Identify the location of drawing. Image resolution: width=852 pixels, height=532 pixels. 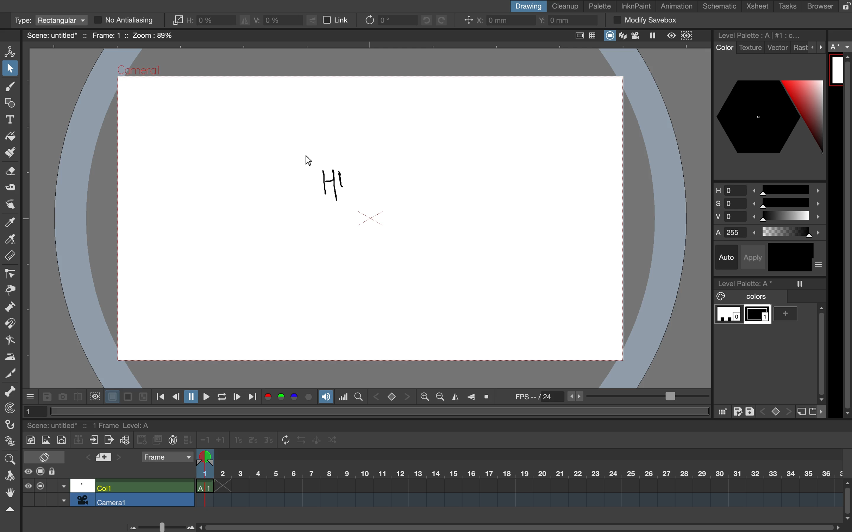
(338, 189).